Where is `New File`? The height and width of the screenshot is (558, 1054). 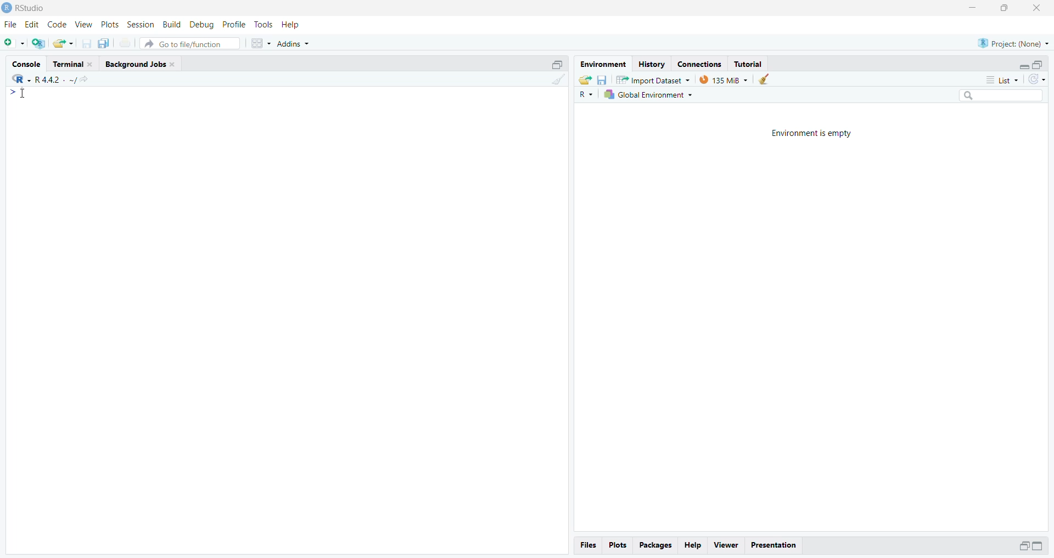
New File is located at coordinates (15, 43).